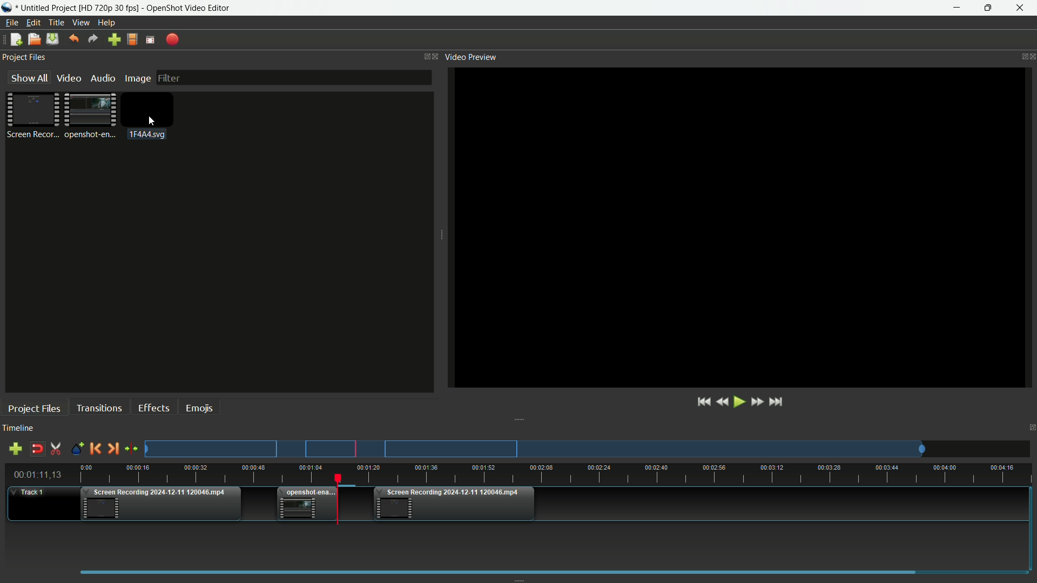 The image size is (1037, 583). I want to click on Profile, so click(131, 40).